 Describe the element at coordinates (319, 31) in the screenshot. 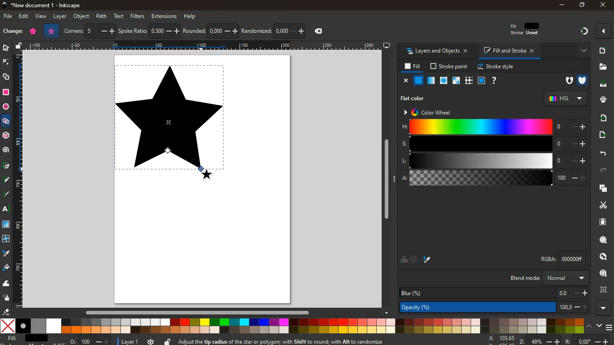

I see `delete` at that location.